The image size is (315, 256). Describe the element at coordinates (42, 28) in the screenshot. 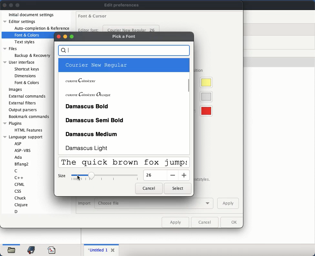

I see `auto completion` at that location.